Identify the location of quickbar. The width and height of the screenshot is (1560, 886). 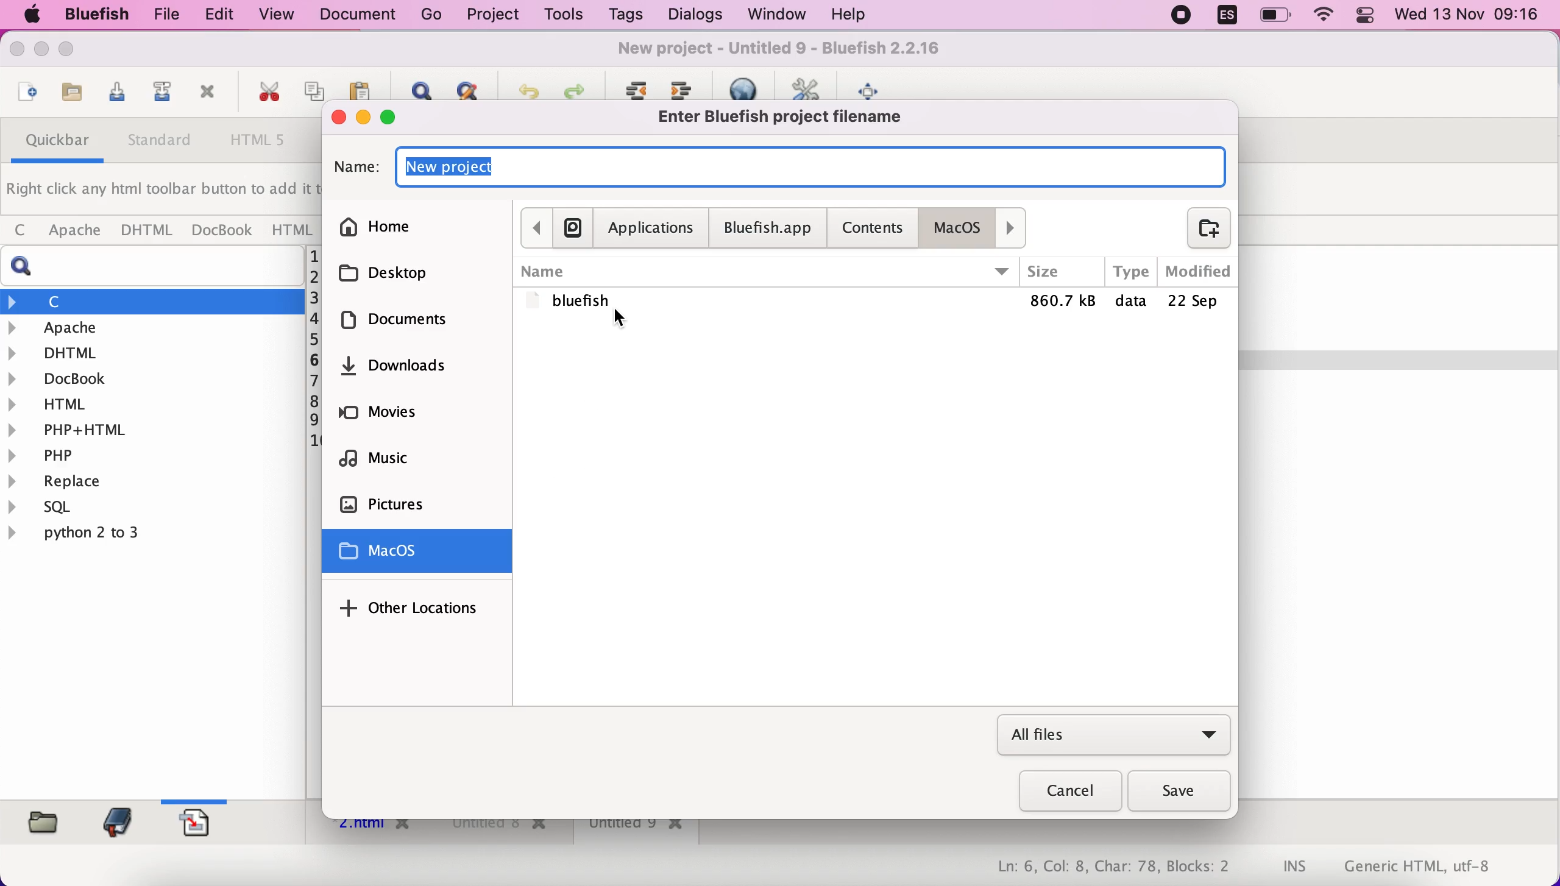
(54, 144).